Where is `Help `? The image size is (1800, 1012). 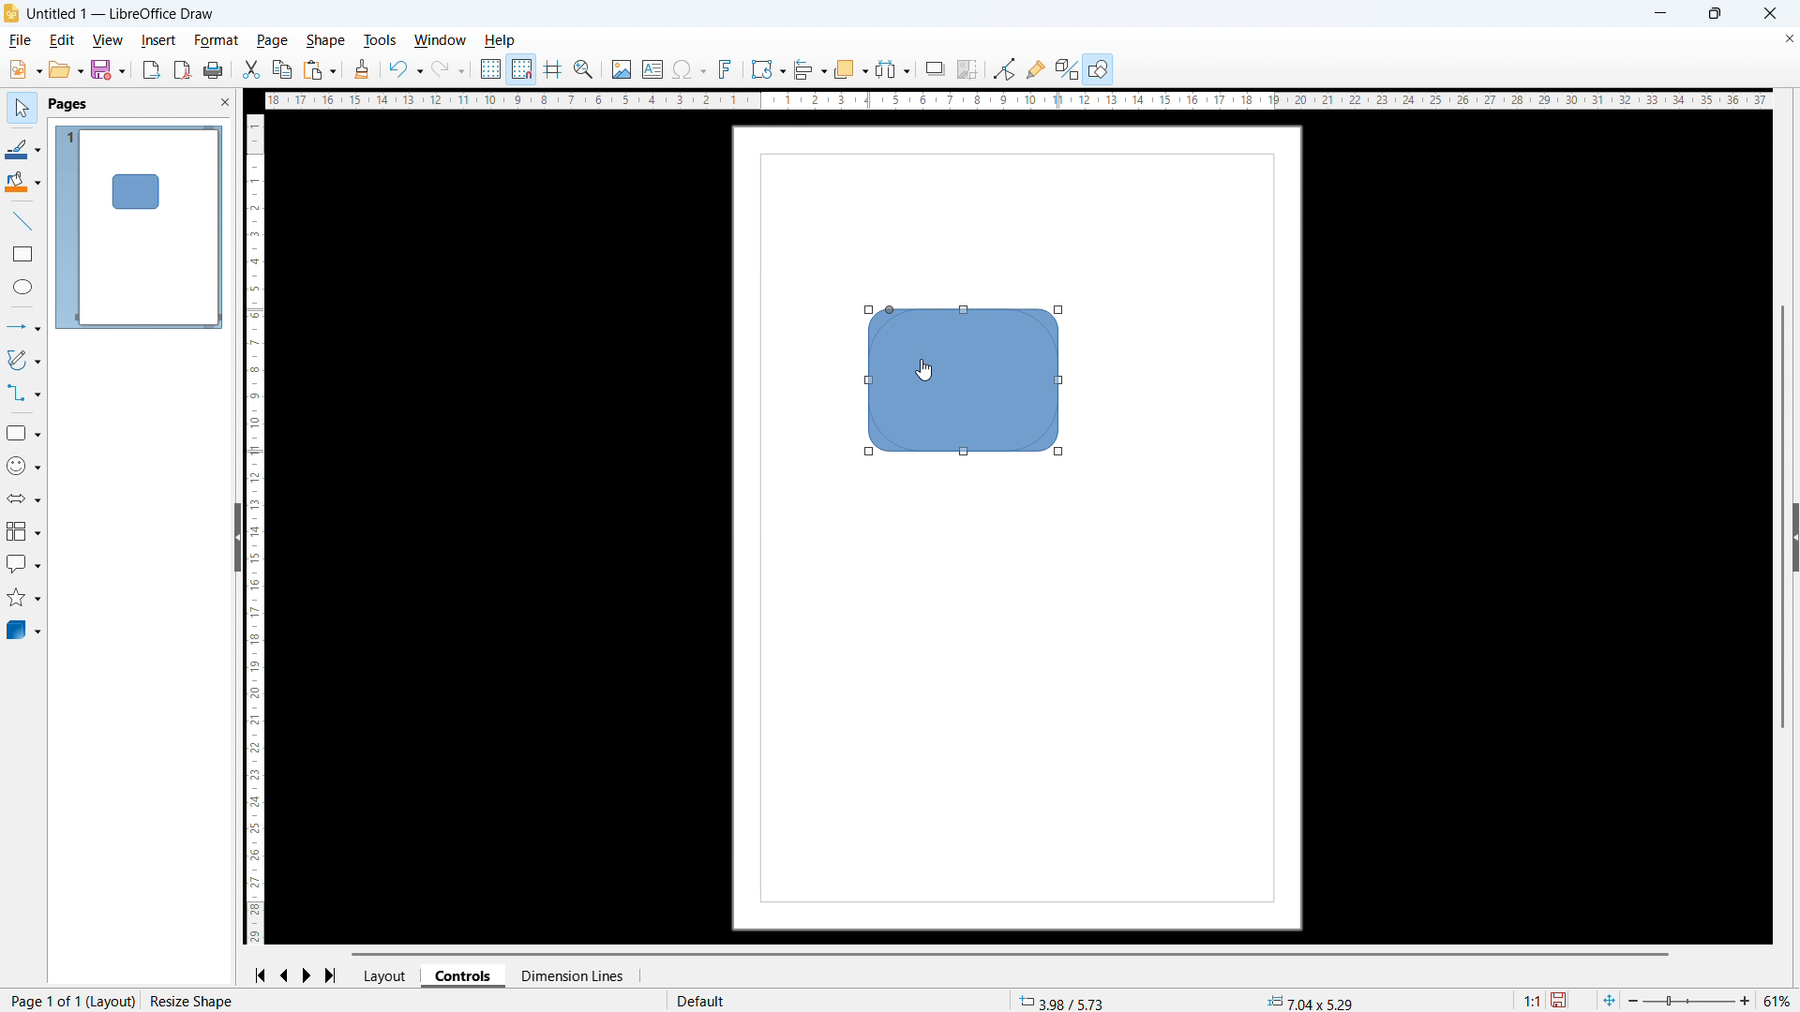
Help  is located at coordinates (502, 41).